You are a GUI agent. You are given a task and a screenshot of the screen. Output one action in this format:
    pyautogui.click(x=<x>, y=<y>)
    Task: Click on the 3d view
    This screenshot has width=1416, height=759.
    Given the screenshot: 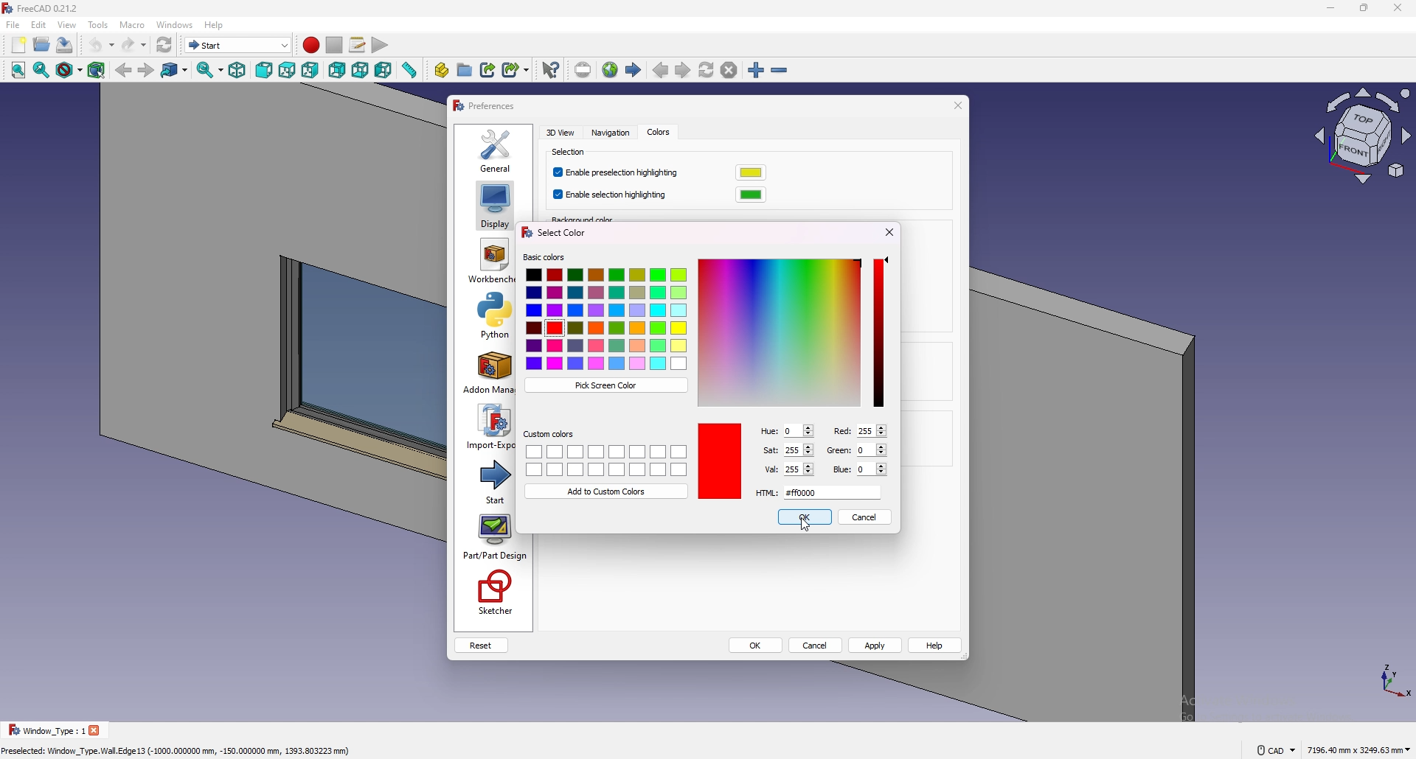 What is the action you would take?
    pyautogui.click(x=562, y=132)
    